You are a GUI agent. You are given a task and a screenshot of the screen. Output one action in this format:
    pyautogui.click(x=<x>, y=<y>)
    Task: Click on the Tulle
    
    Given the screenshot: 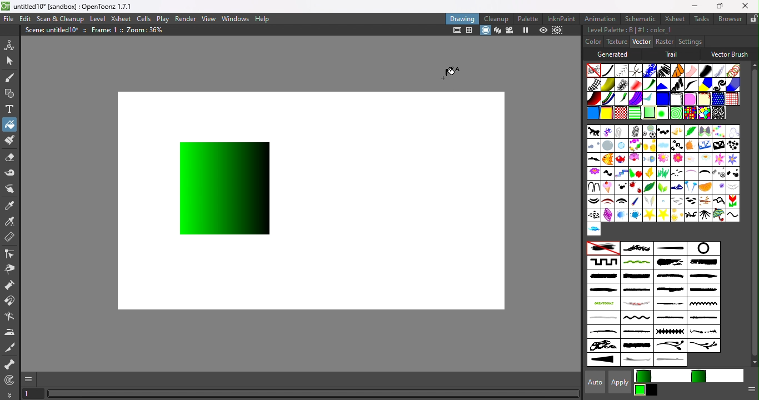 What is the action you would take?
    pyautogui.click(x=691, y=71)
    